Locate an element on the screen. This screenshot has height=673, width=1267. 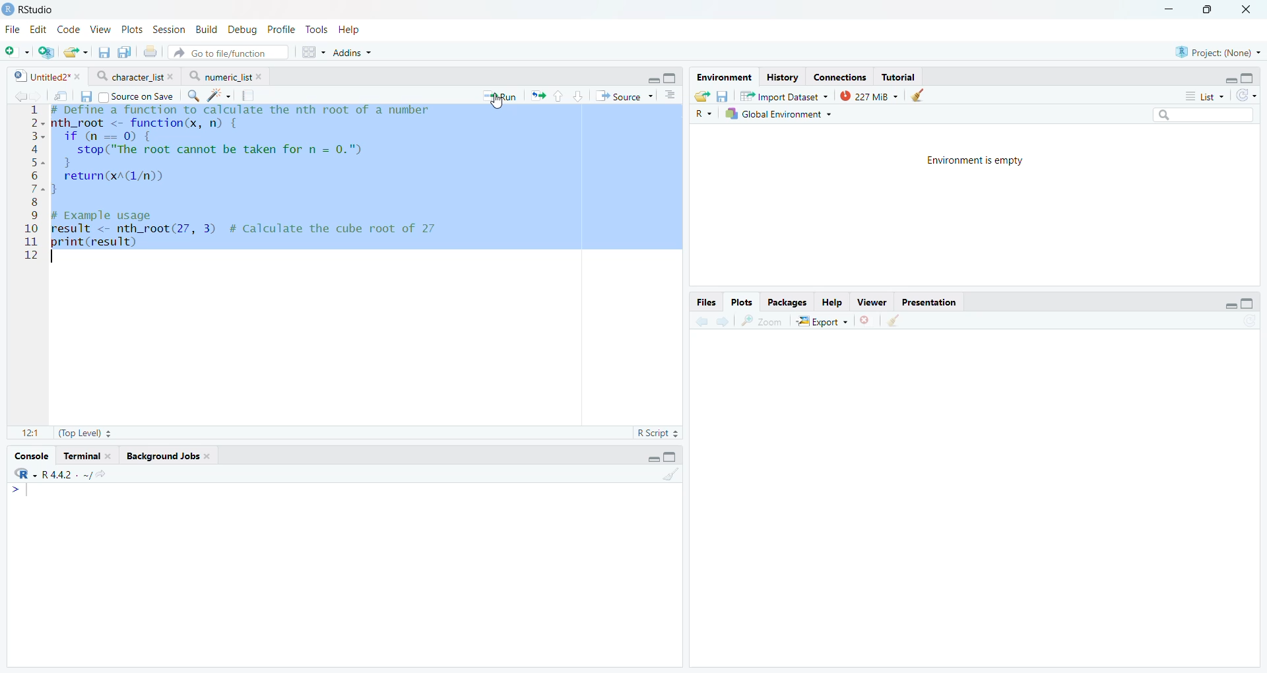
Open in new window is located at coordinates (60, 96).